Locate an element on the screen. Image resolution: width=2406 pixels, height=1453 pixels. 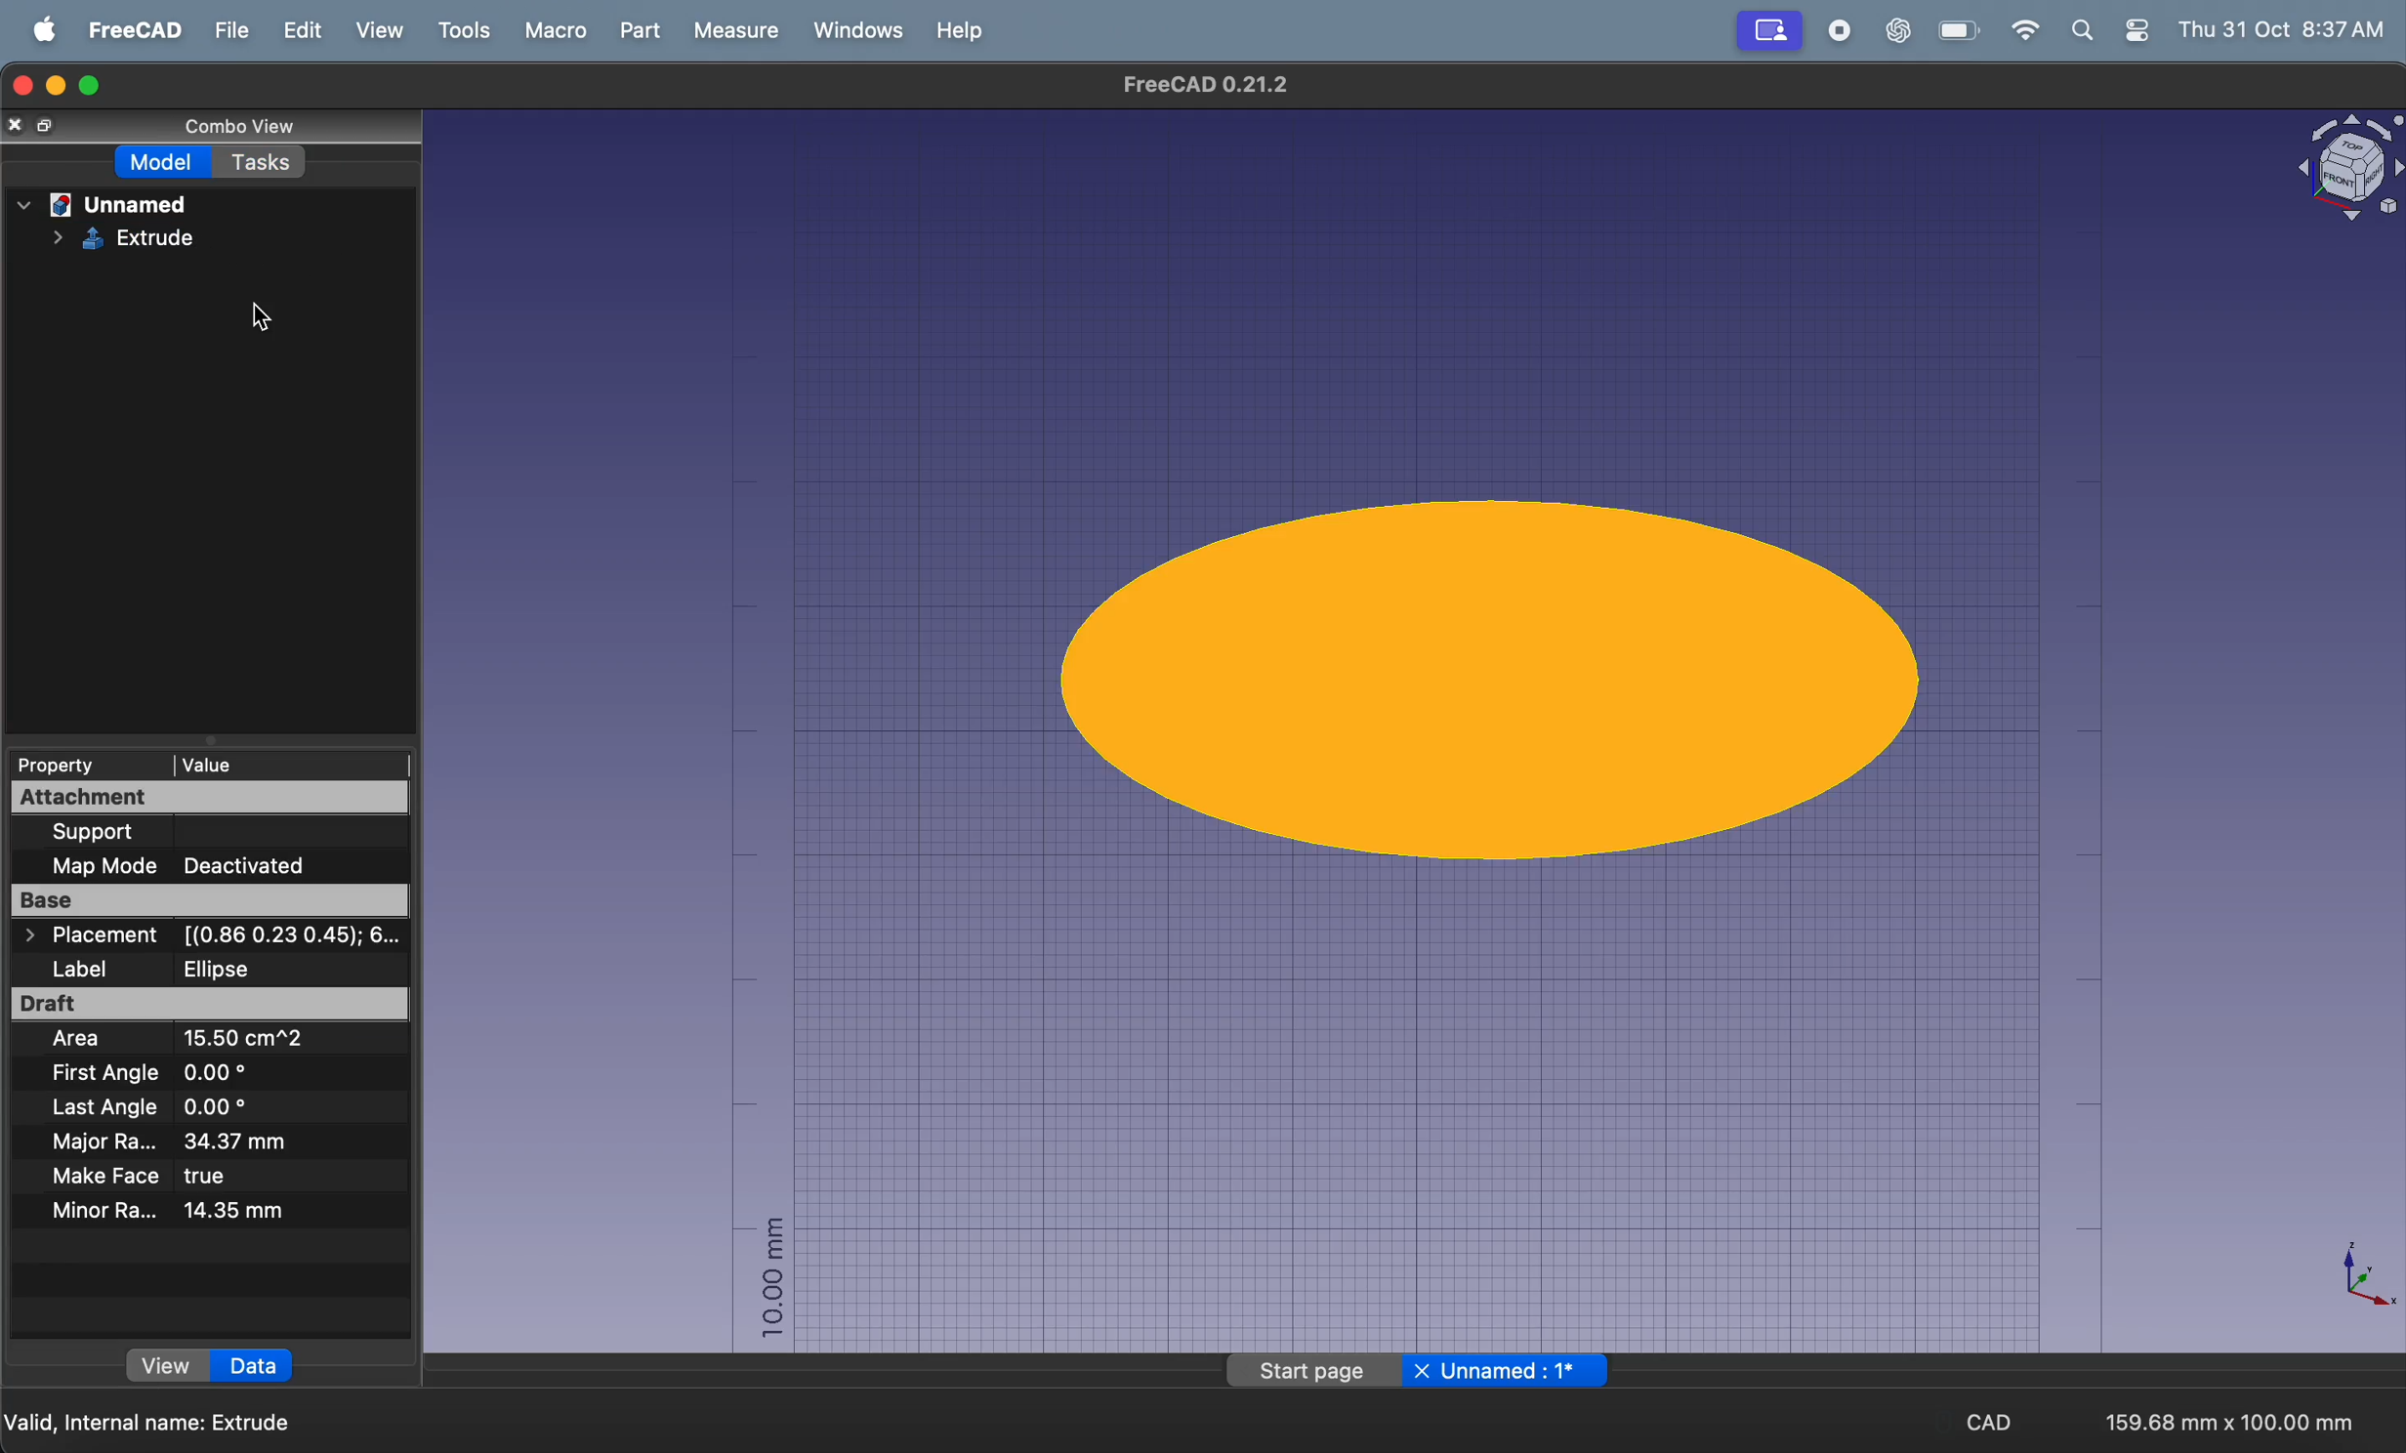
view data is located at coordinates (208, 1366).